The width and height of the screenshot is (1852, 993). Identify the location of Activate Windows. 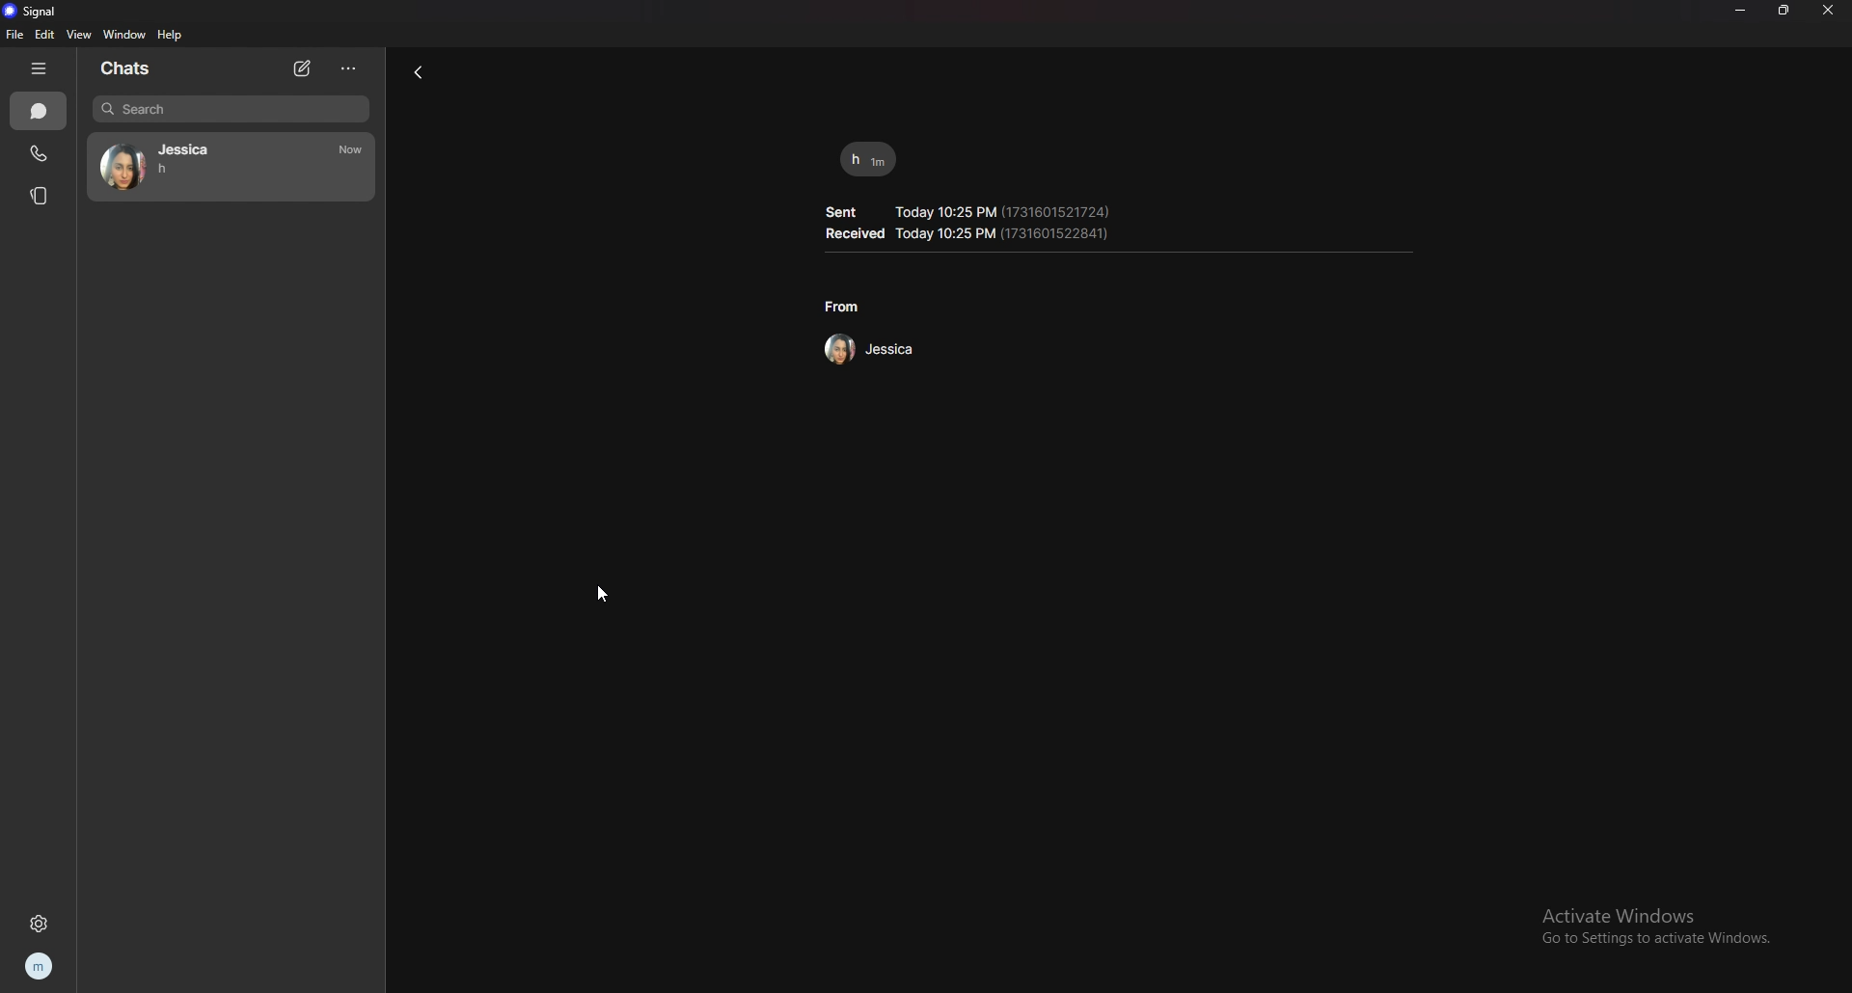
(1616, 913).